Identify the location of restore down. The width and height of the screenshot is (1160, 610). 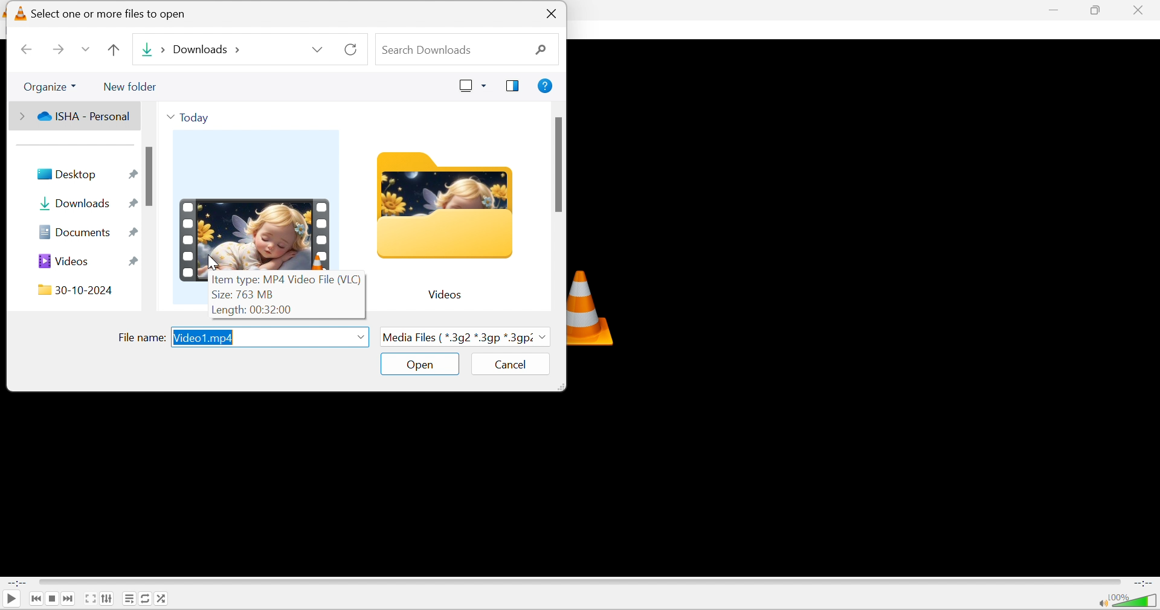
(1097, 8).